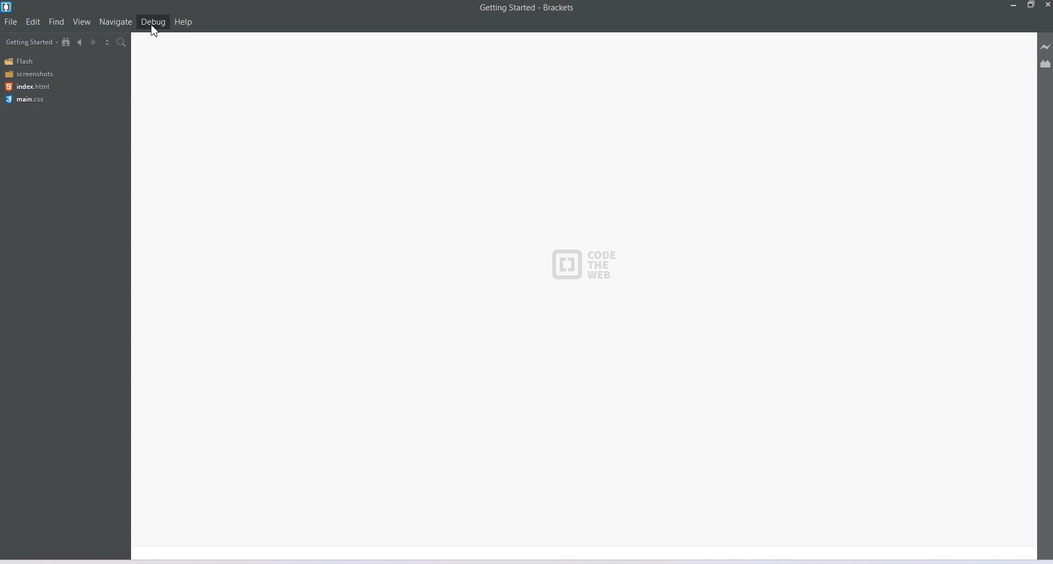  I want to click on Minimize, so click(1015, 5).